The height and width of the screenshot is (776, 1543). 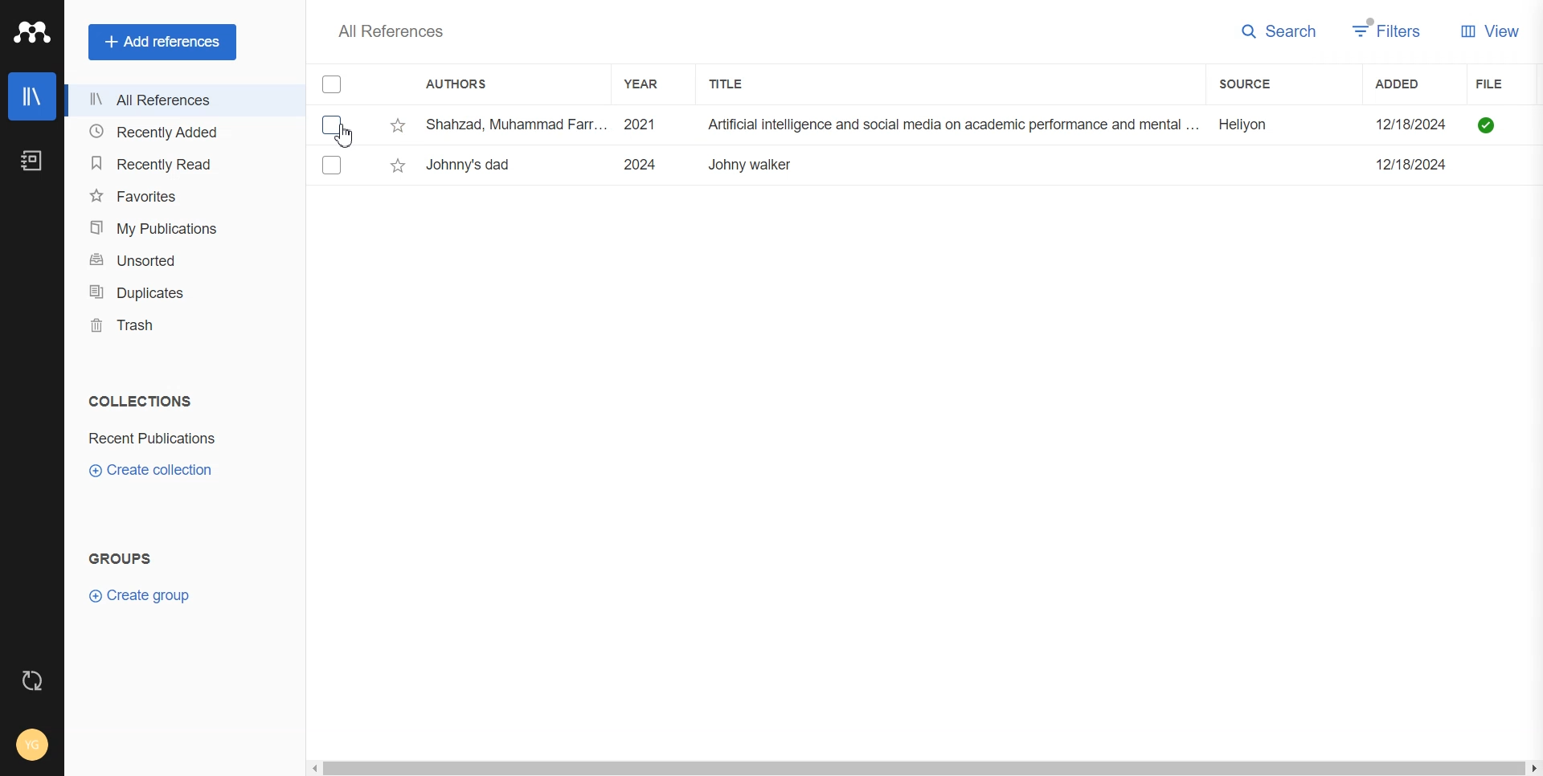 I want to click on Recently Added, so click(x=179, y=133).